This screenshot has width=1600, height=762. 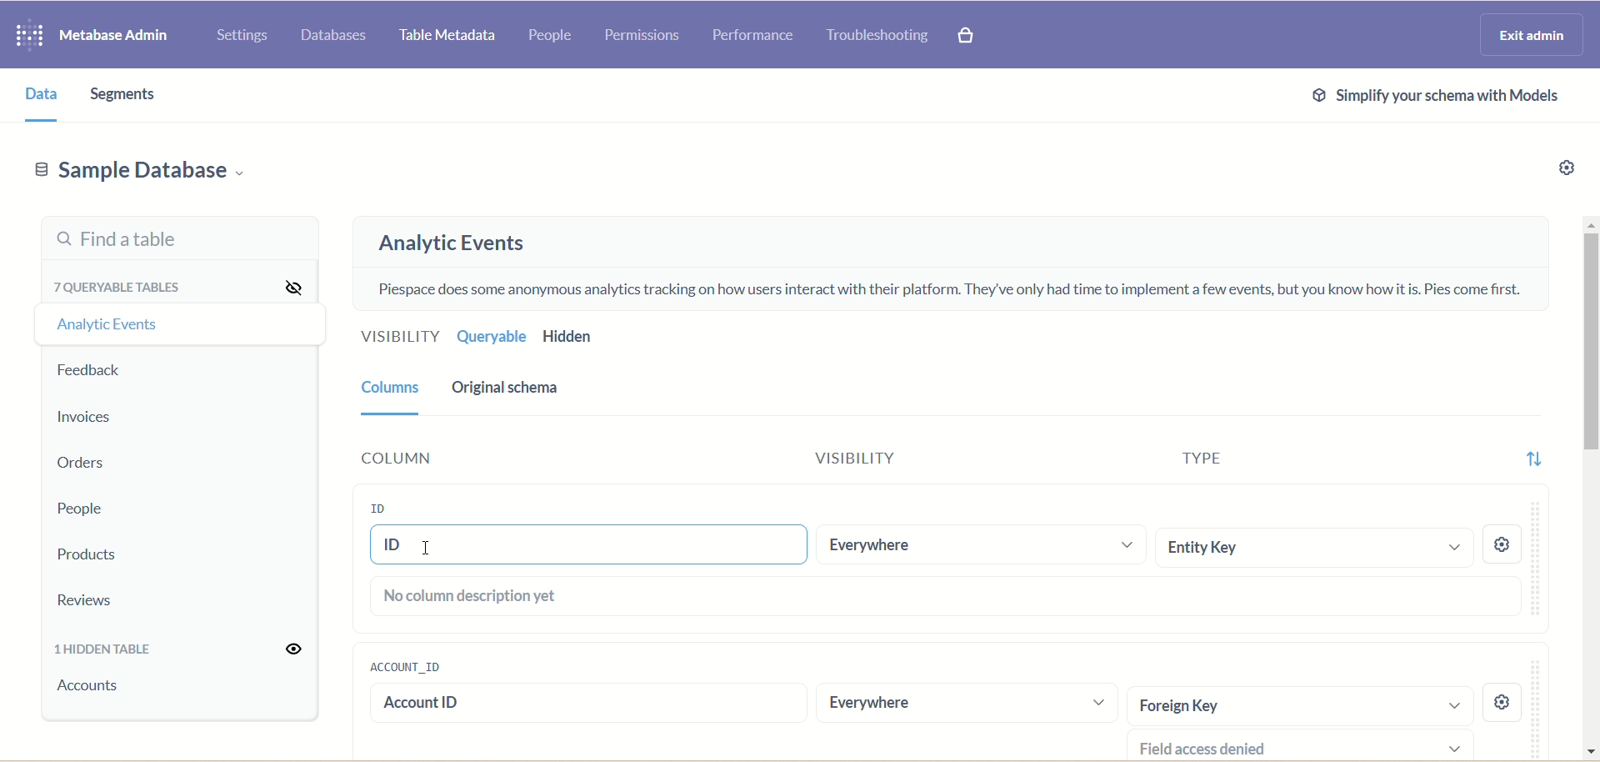 I want to click on Vertical scroll bar, so click(x=1588, y=489).